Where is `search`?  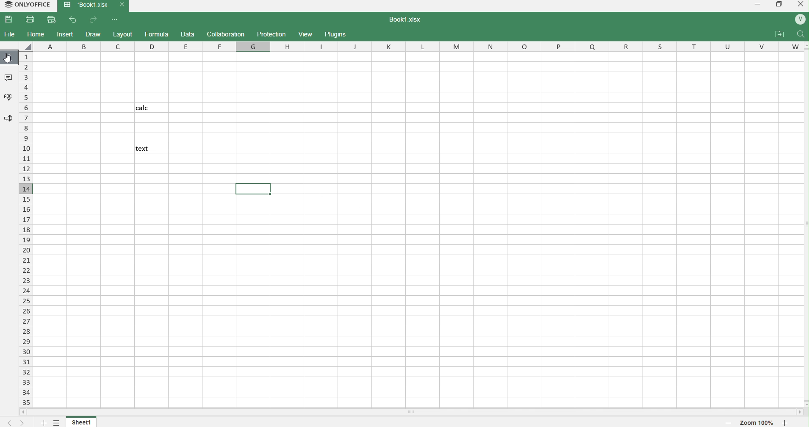 search is located at coordinates (801, 33).